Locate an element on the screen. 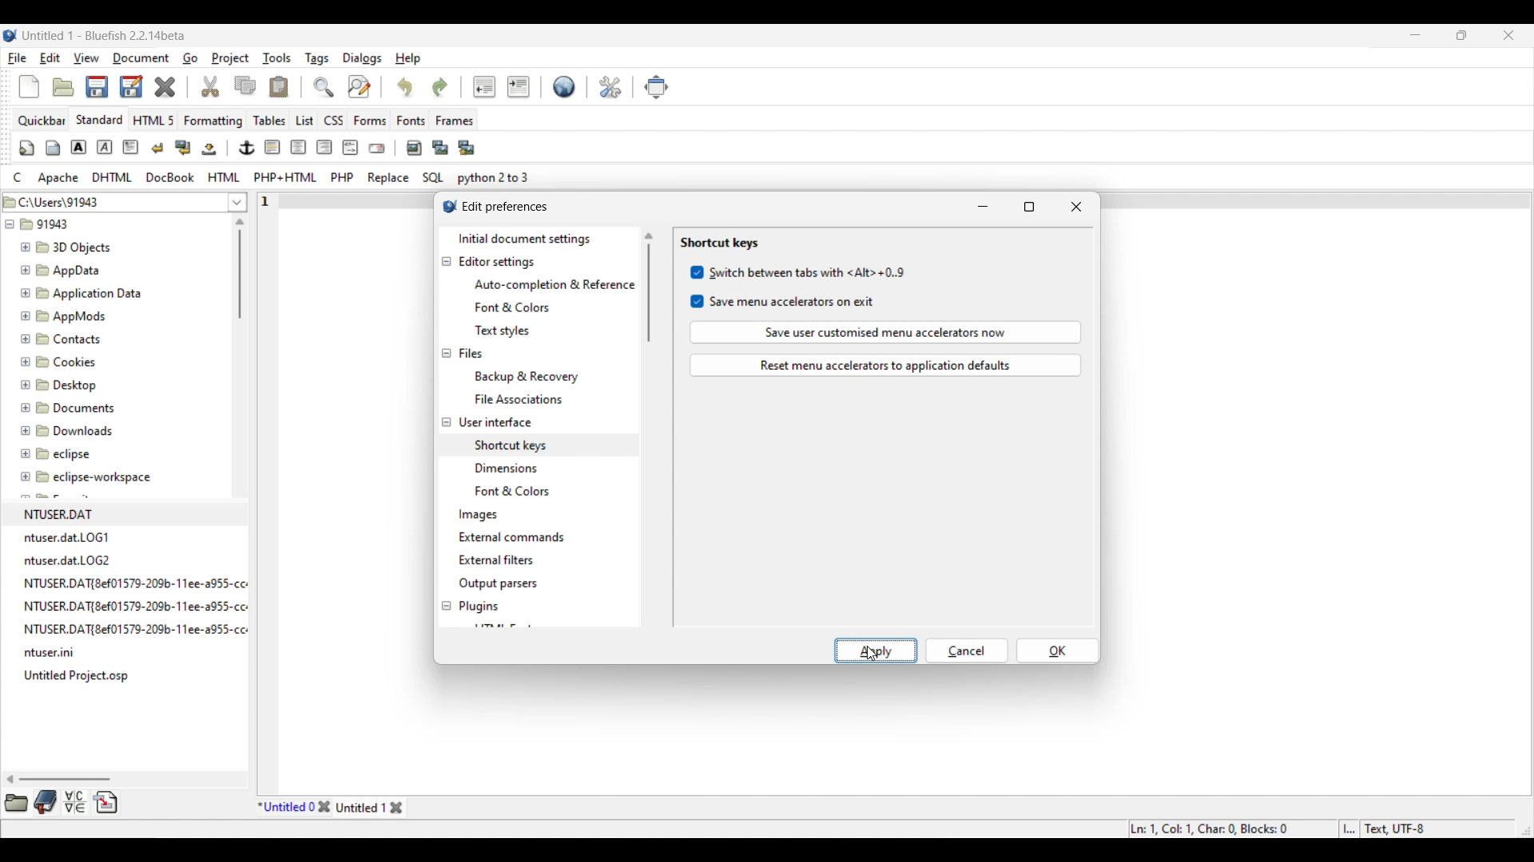 This screenshot has height=862, width=1534. Switch between tabs with <Alt>+0.9 is located at coordinates (798, 272).